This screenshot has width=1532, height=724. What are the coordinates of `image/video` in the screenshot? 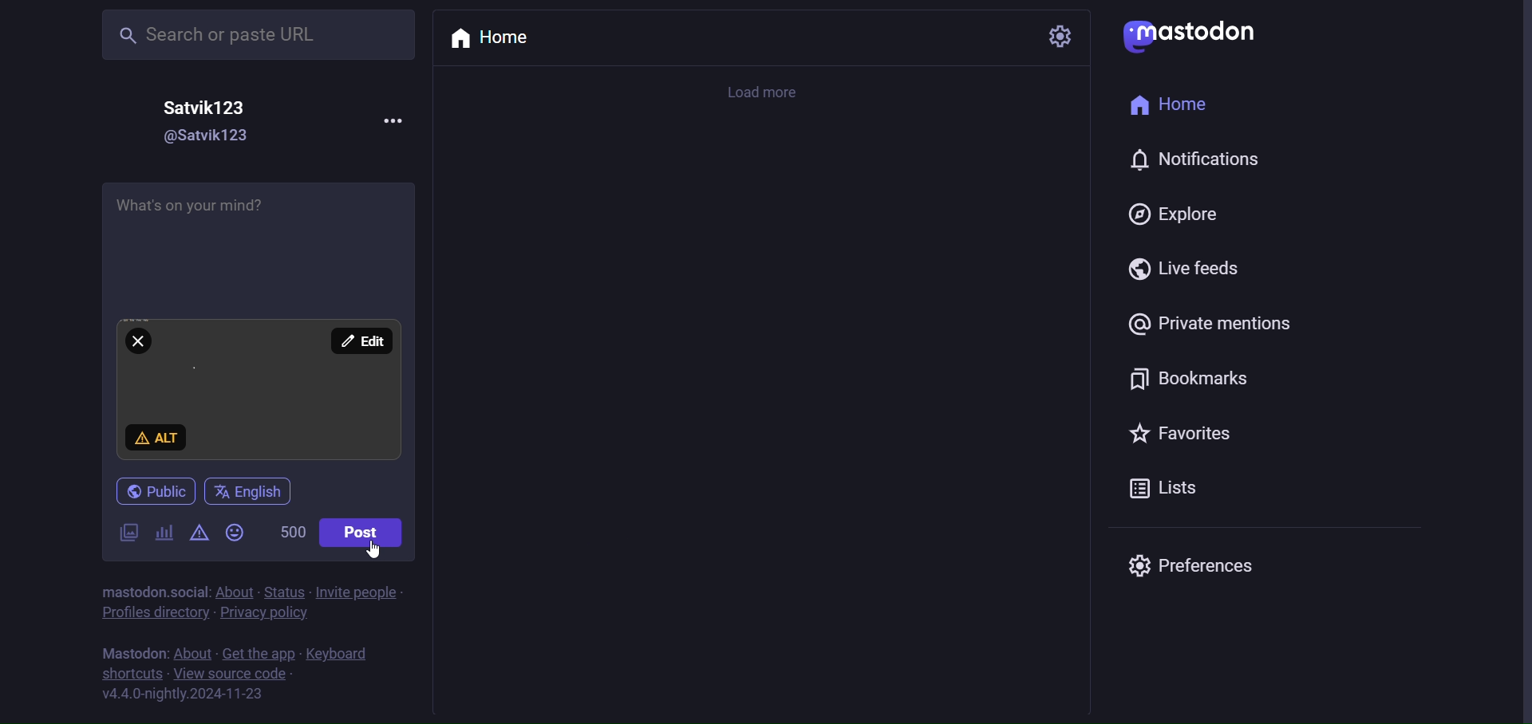 It's located at (128, 533).